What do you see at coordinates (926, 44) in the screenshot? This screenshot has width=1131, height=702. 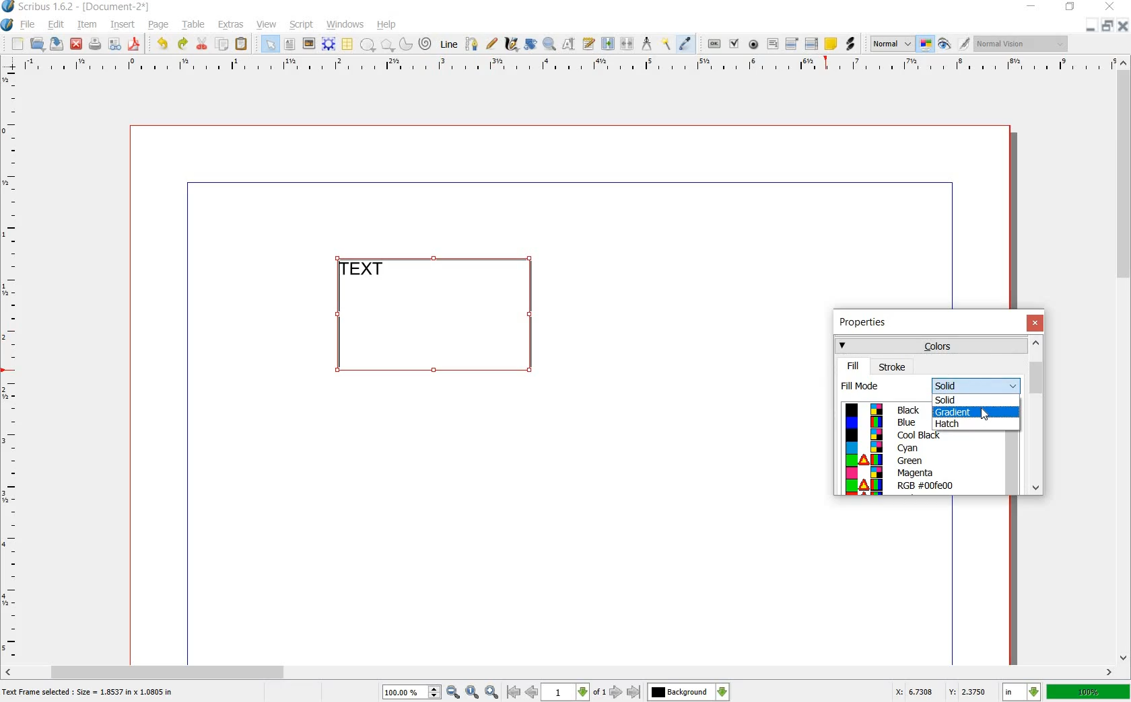 I see `toggle color management system` at bounding box center [926, 44].